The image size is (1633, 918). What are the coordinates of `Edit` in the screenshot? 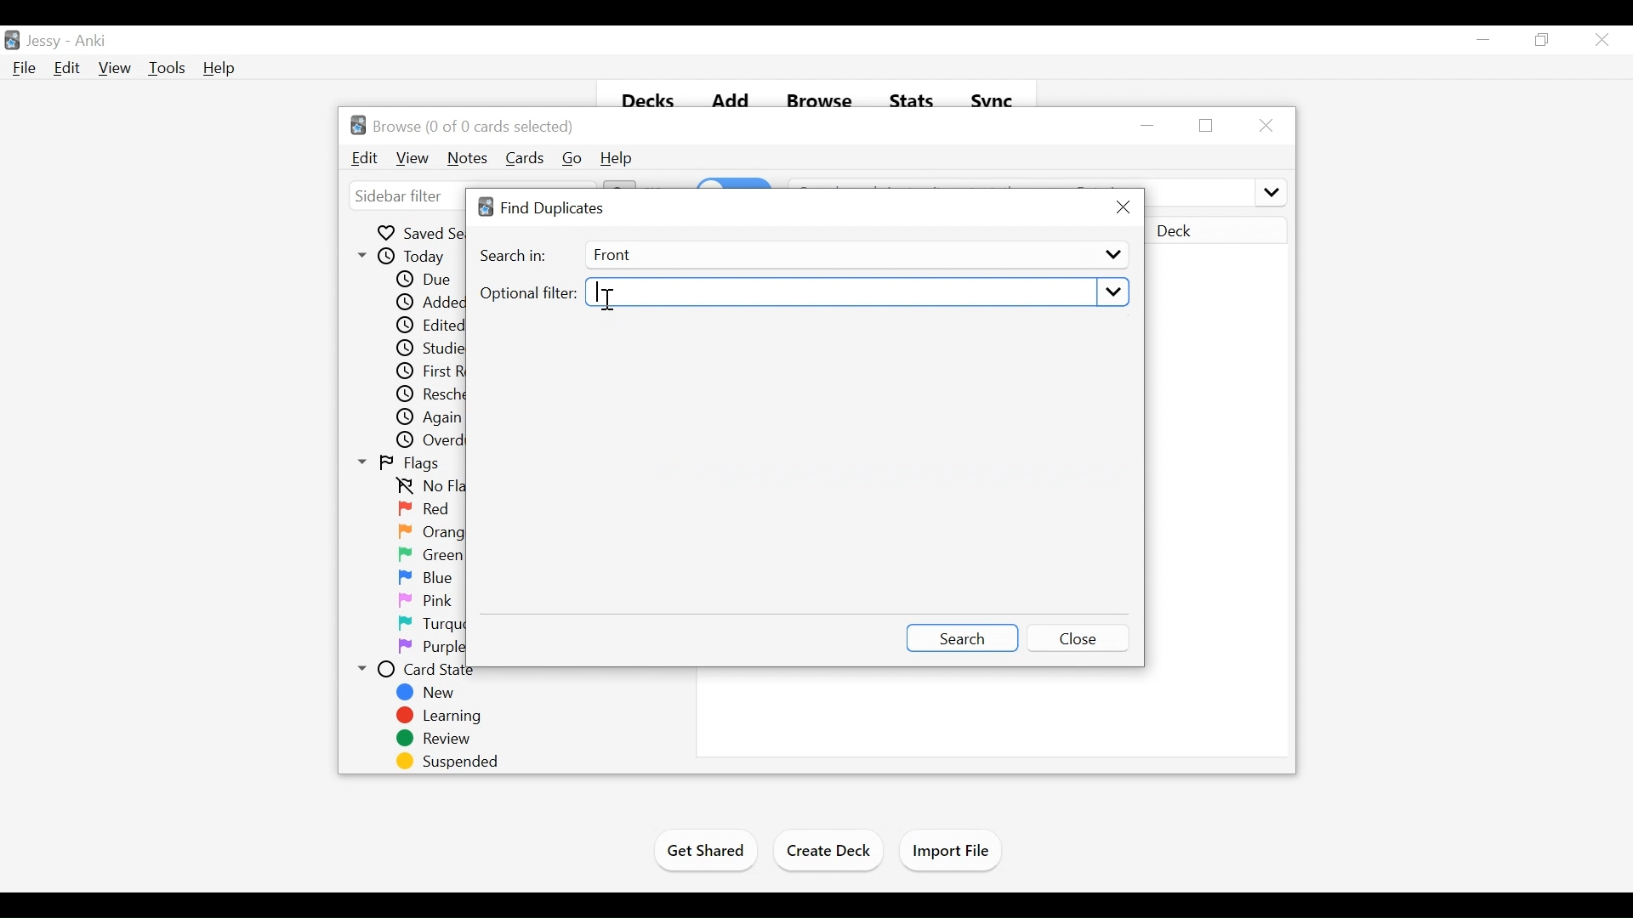 It's located at (366, 158).